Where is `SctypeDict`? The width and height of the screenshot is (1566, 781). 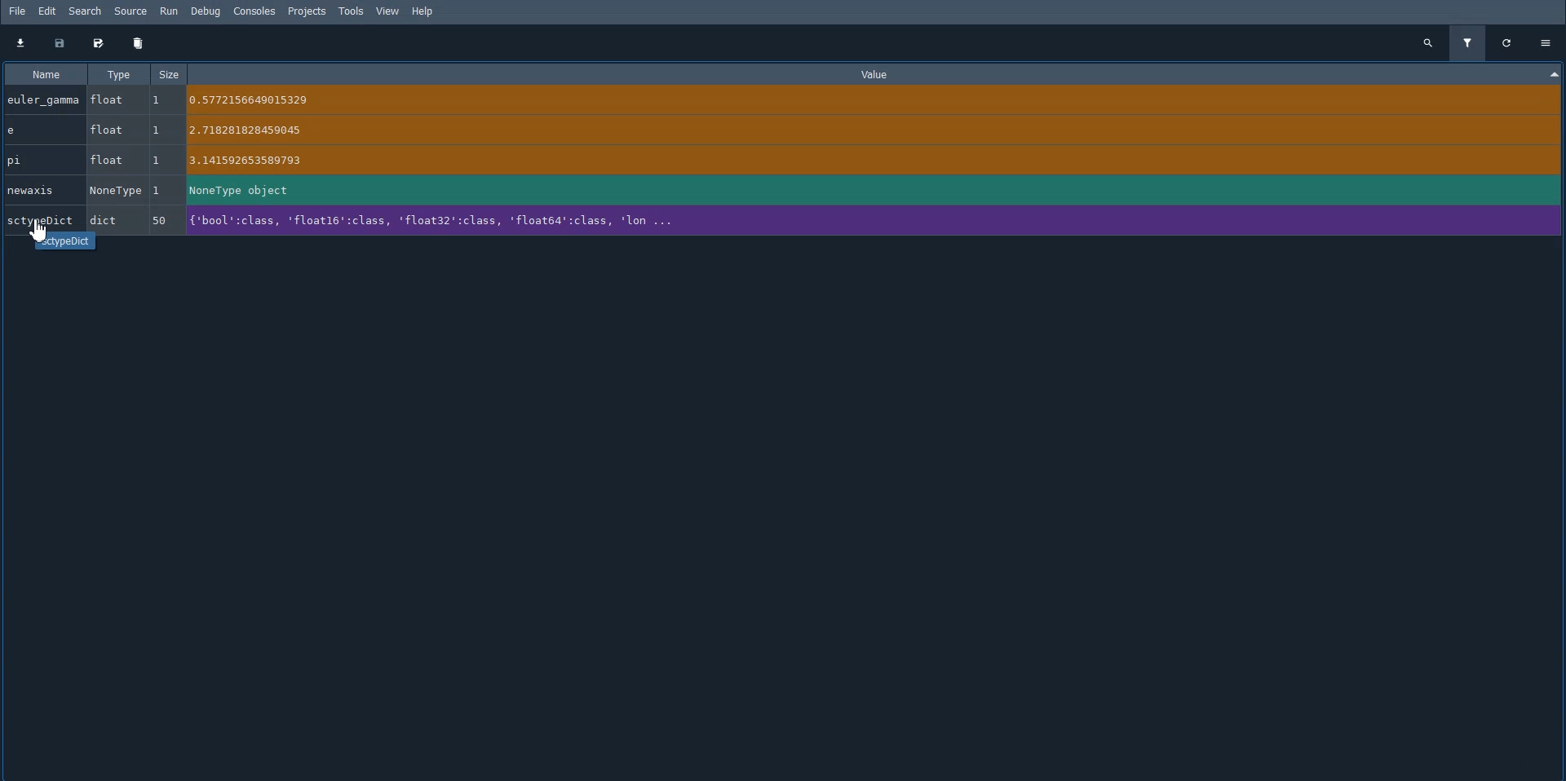 SctypeDict is located at coordinates (346, 217).